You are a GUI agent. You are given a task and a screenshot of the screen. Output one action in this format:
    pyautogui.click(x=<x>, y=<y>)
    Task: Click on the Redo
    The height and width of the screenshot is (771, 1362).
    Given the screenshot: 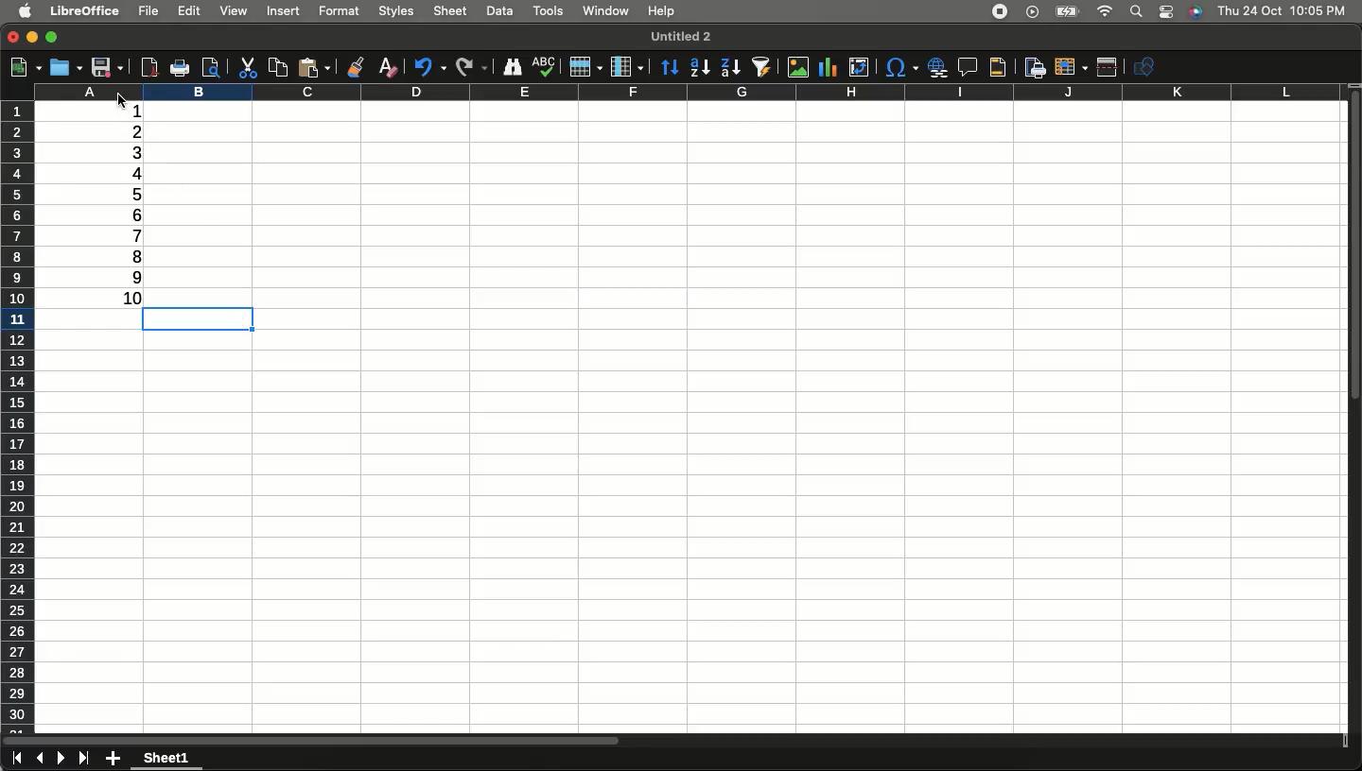 What is the action you would take?
    pyautogui.click(x=471, y=65)
    